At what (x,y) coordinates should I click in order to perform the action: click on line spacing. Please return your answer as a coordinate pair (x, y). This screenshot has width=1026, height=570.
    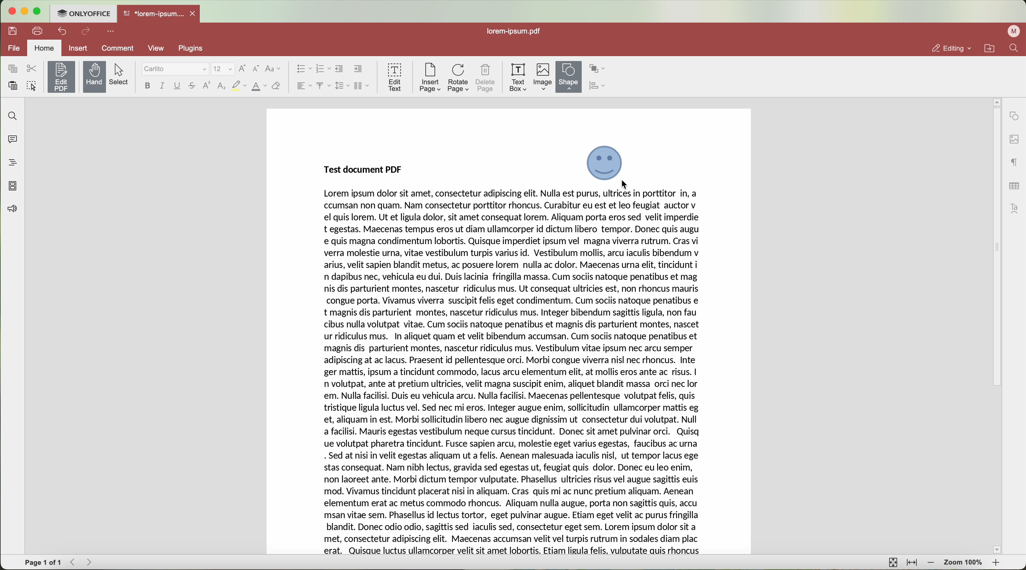
    Looking at the image, I should click on (341, 86).